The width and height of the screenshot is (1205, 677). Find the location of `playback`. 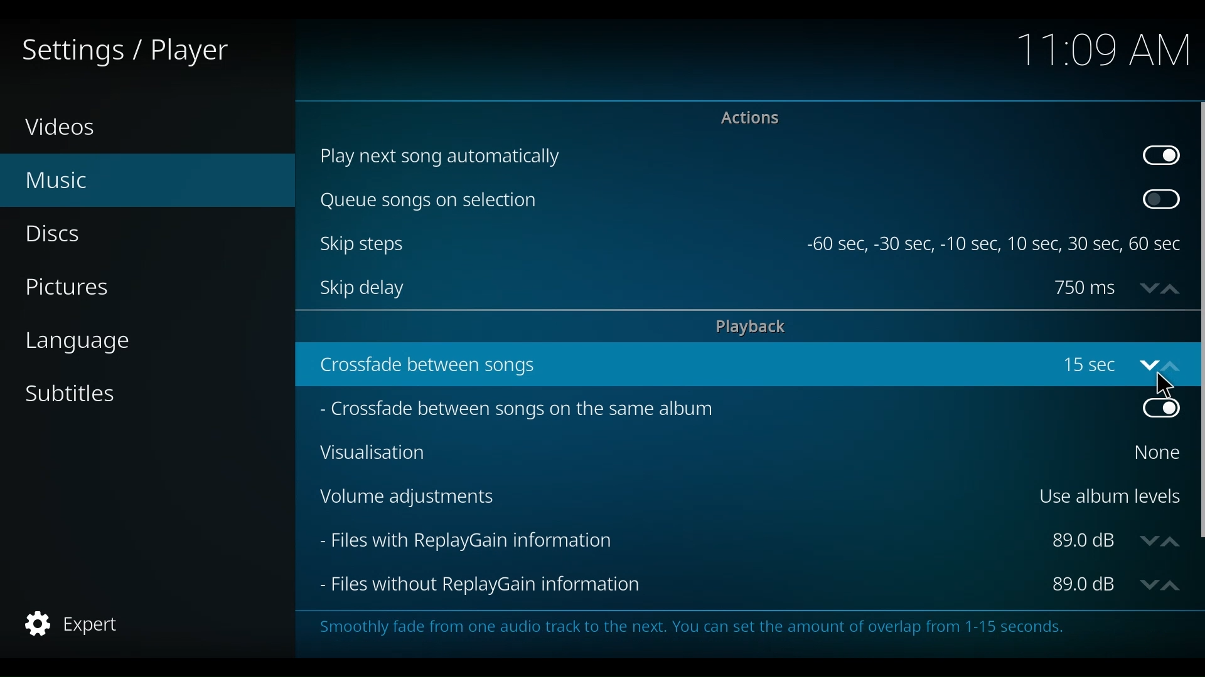

playback is located at coordinates (756, 327).